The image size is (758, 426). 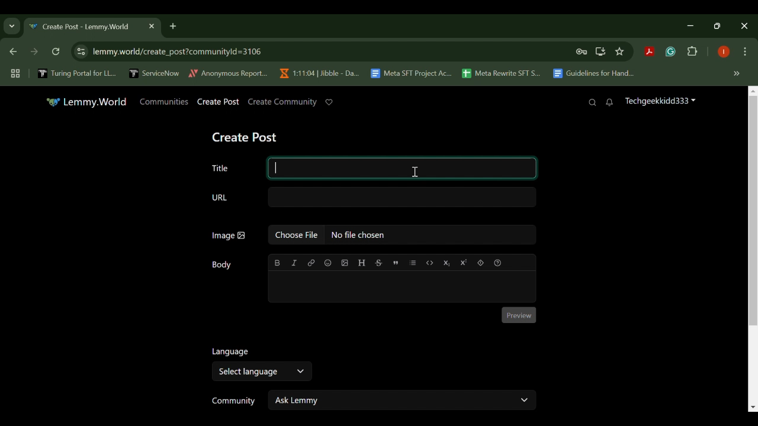 I want to click on link, so click(x=311, y=263).